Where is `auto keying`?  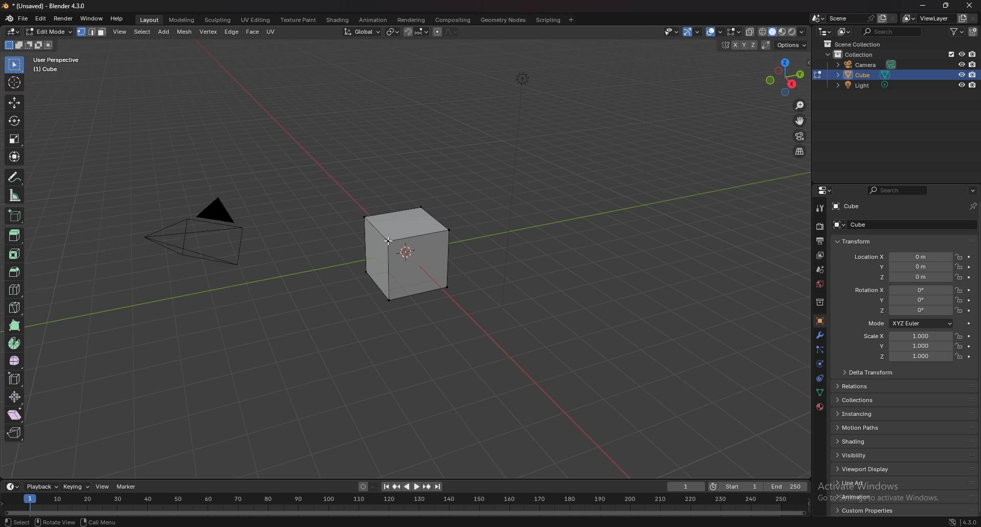 auto keying is located at coordinates (366, 487).